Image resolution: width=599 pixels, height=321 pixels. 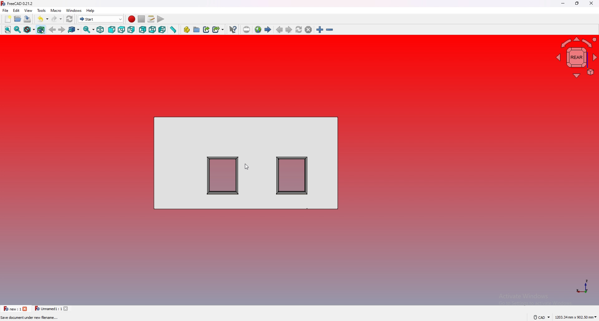 What do you see at coordinates (73, 10) in the screenshot?
I see `windows` at bounding box center [73, 10].